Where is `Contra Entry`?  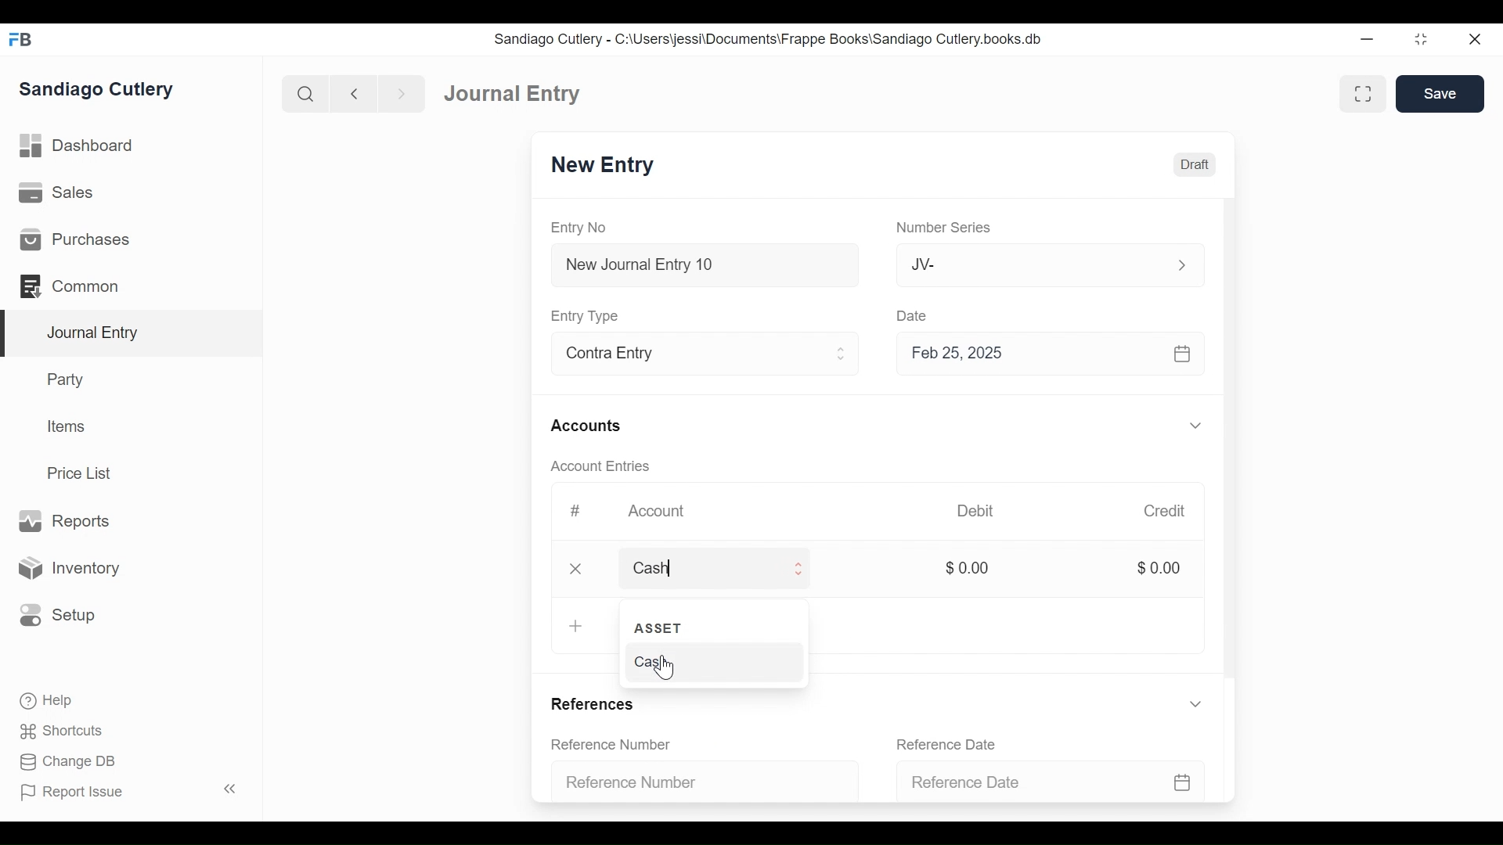
Contra Entry is located at coordinates (683, 355).